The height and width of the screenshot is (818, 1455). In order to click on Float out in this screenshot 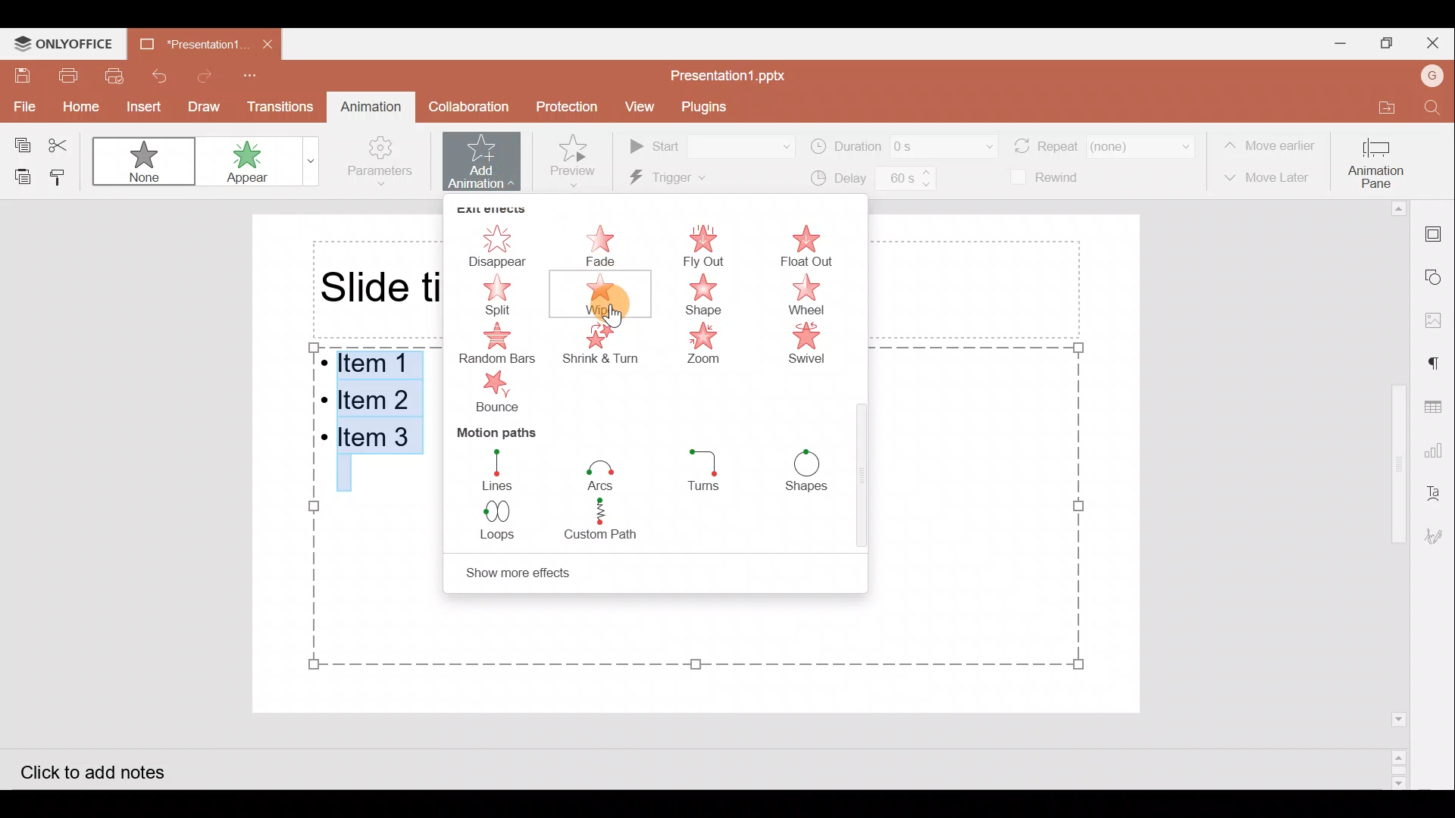, I will do `click(813, 246)`.